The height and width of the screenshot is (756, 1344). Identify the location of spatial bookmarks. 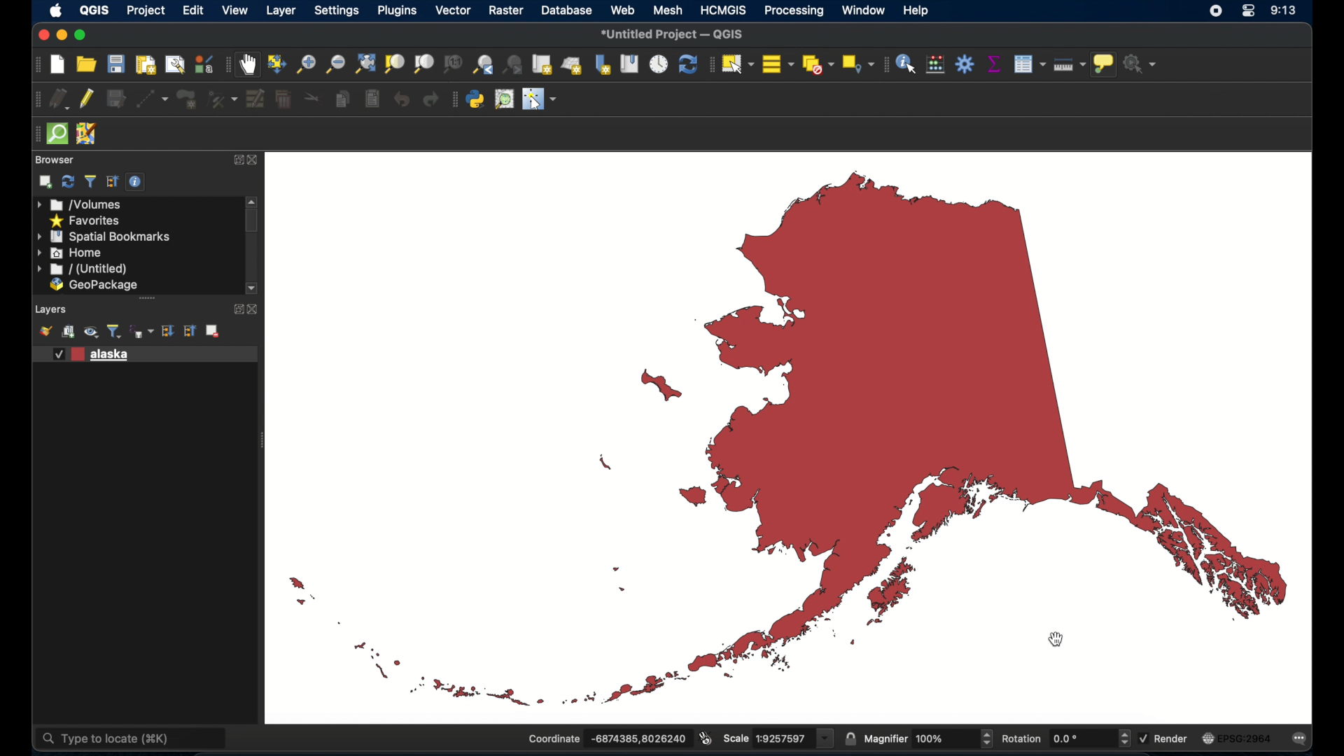
(104, 236).